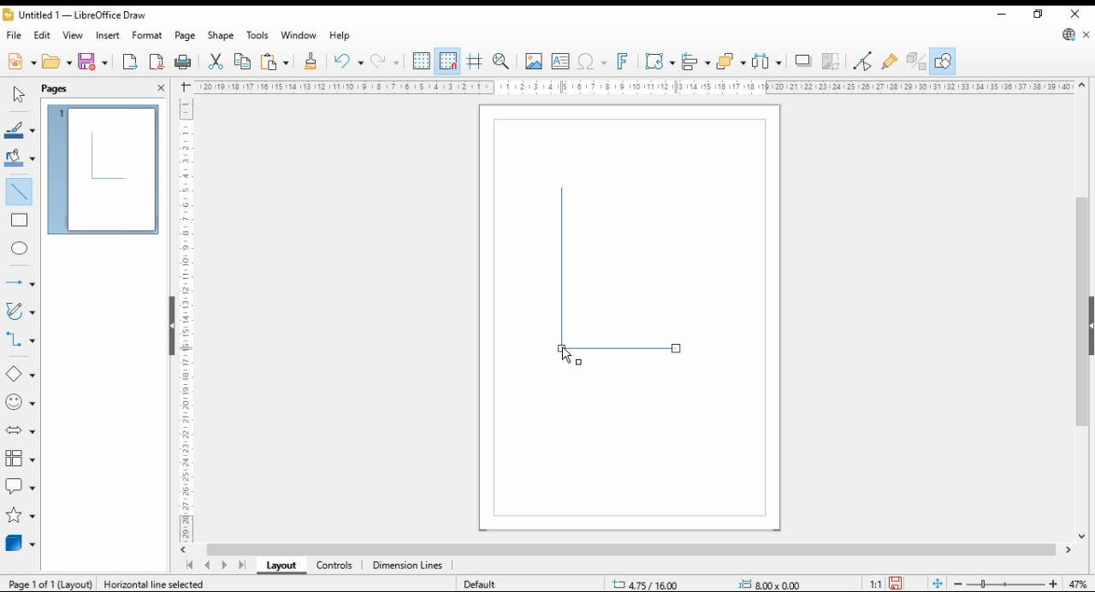 The image size is (1095, 592). Describe the element at coordinates (15, 36) in the screenshot. I see `file` at that location.